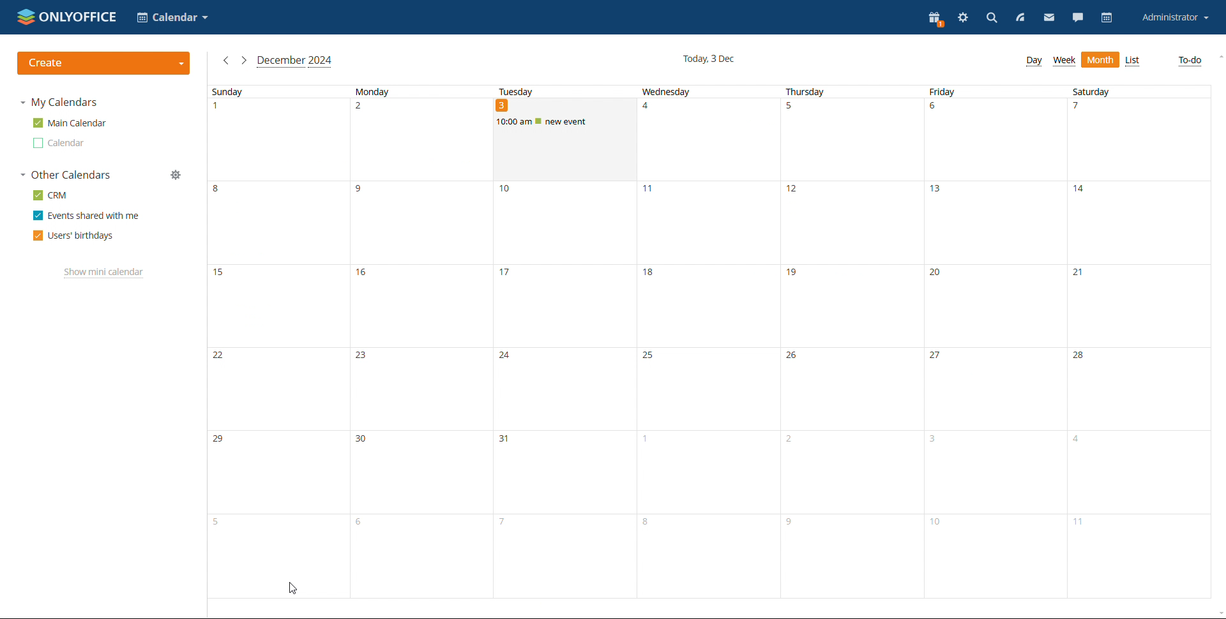 The image size is (1226, 619). What do you see at coordinates (277, 140) in the screenshot?
I see `1` at bounding box center [277, 140].